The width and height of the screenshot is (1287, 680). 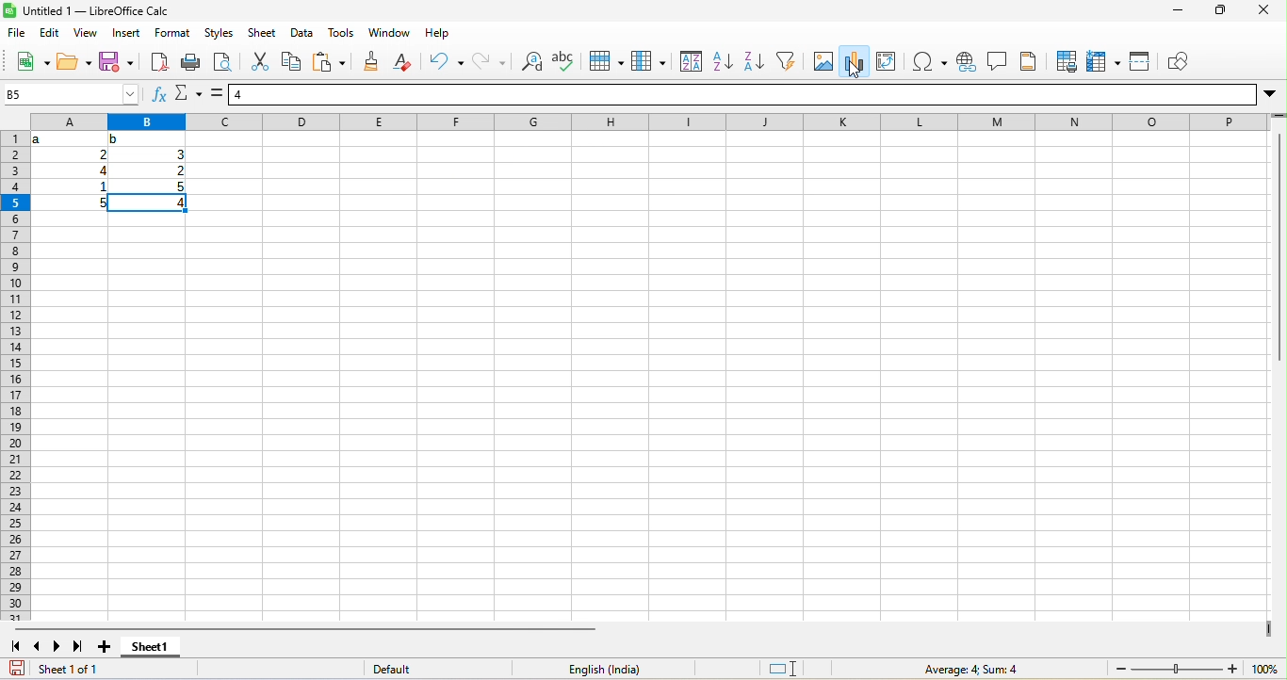 What do you see at coordinates (38, 646) in the screenshot?
I see `previous sheet` at bounding box center [38, 646].